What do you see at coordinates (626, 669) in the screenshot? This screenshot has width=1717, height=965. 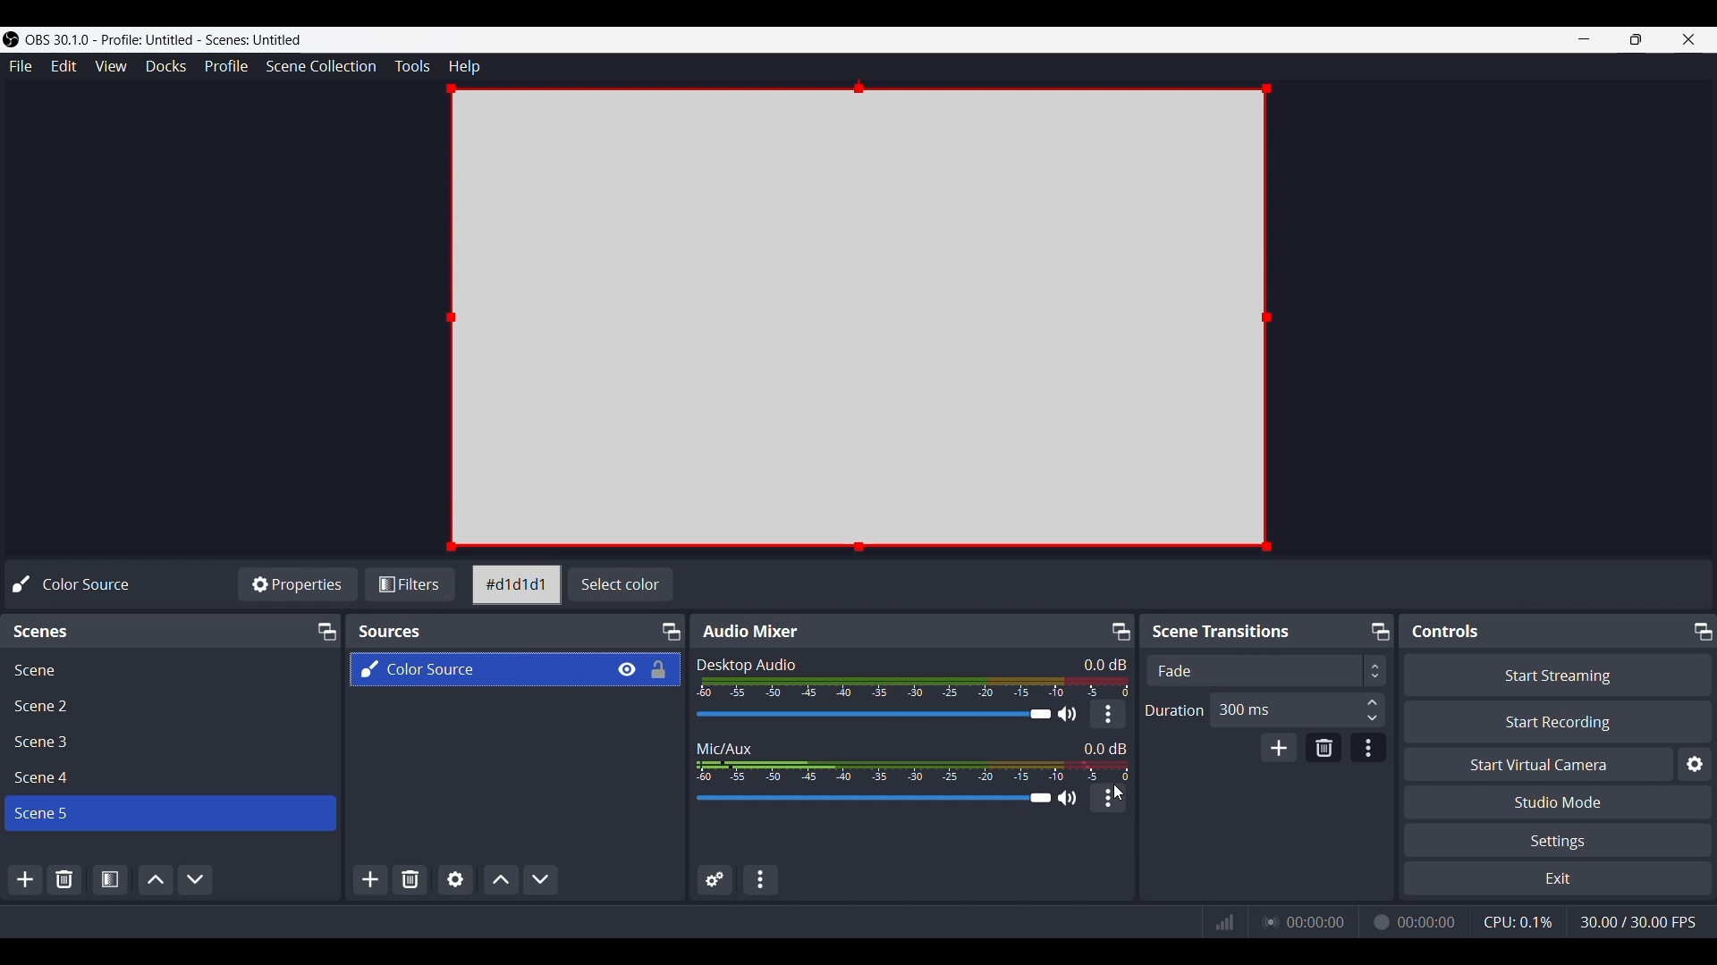 I see `Make source visible on canvas space` at bounding box center [626, 669].